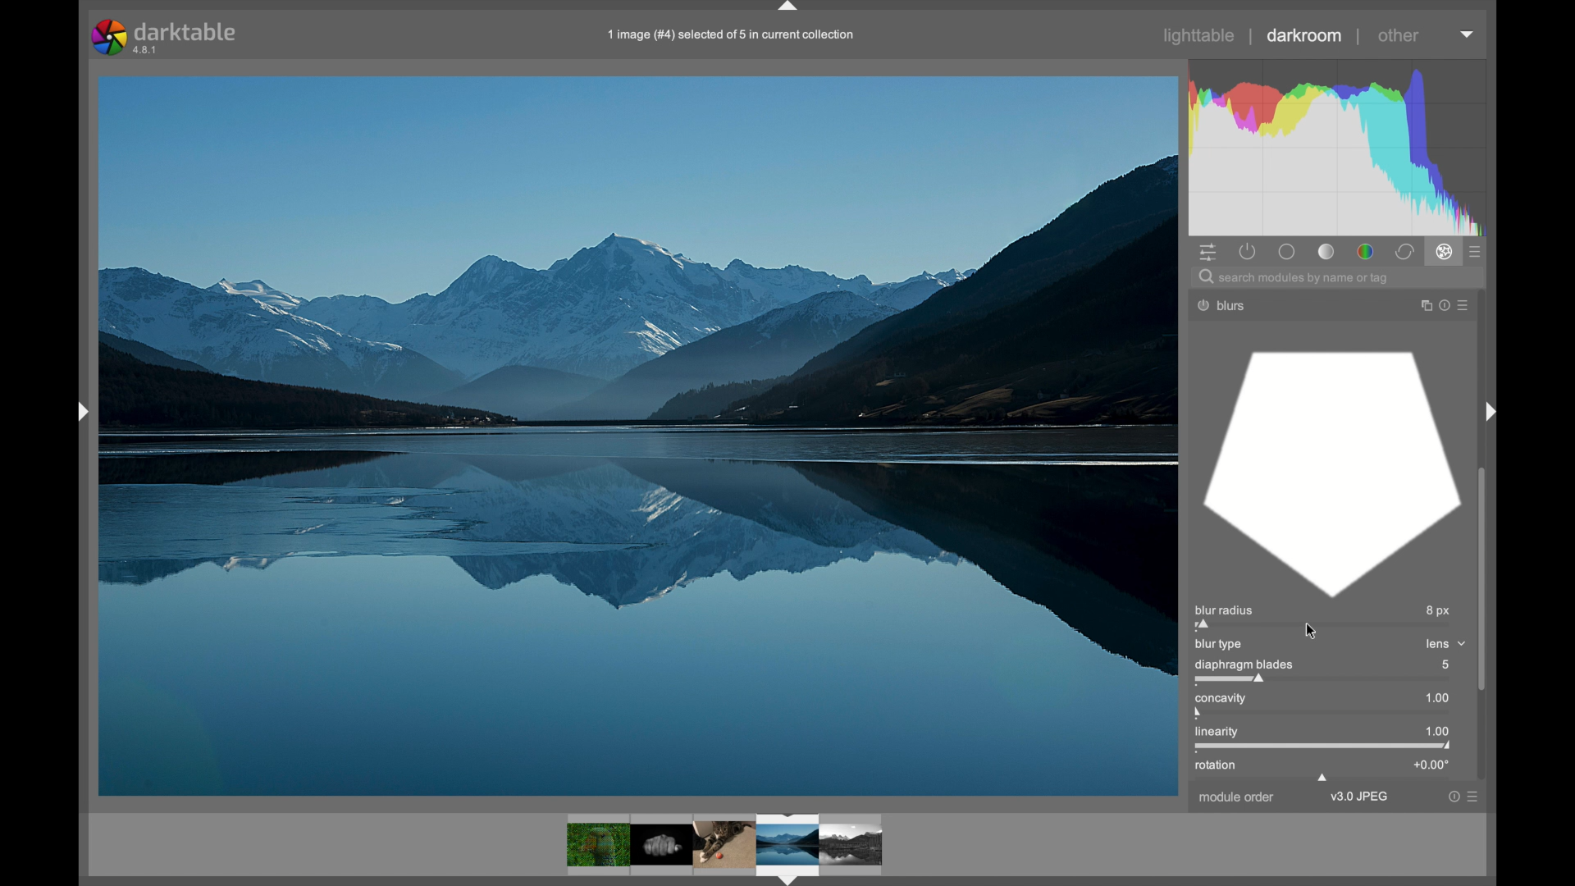 Image resolution: width=1575 pixels, height=886 pixels. What do you see at coordinates (732, 33) in the screenshot?
I see `1image (#4) selected of 5 in current collection` at bounding box center [732, 33].